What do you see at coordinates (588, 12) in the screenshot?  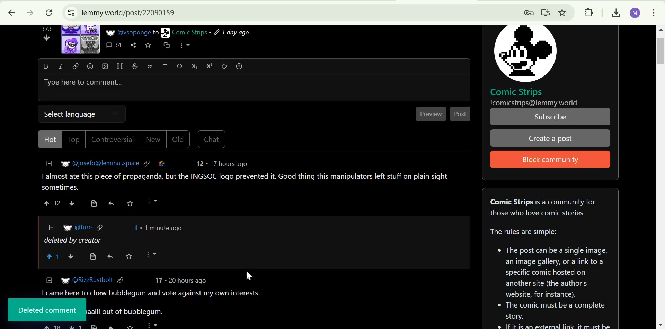 I see `Extensions` at bounding box center [588, 12].